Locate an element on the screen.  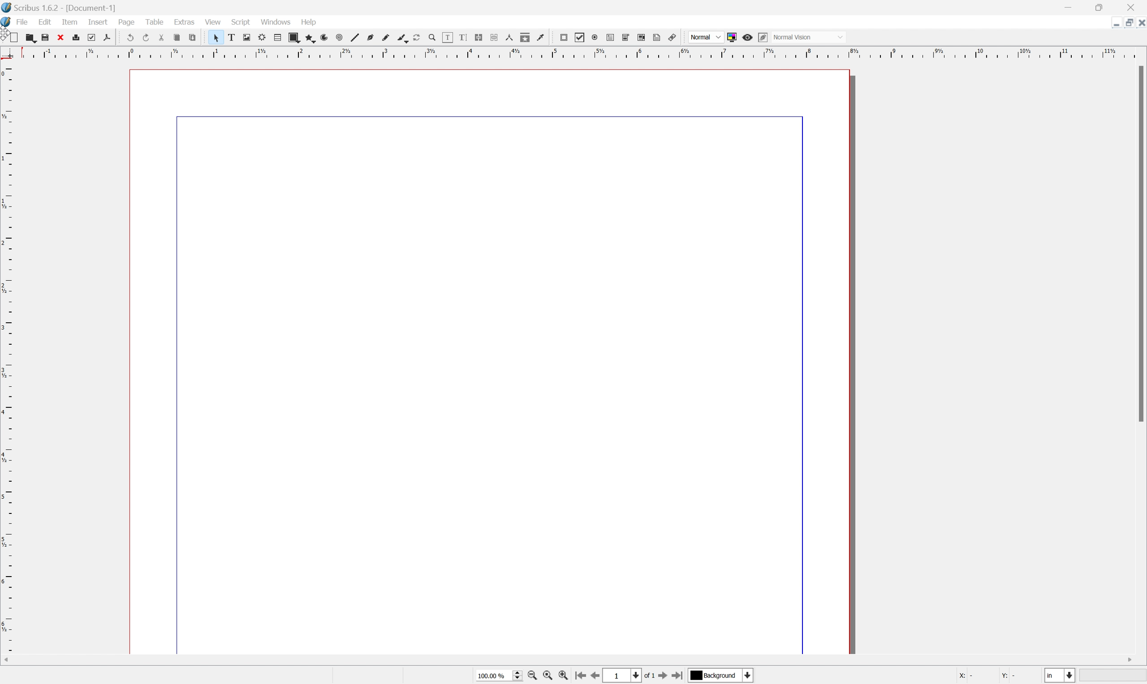
go to next page is located at coordinates (660, 676).